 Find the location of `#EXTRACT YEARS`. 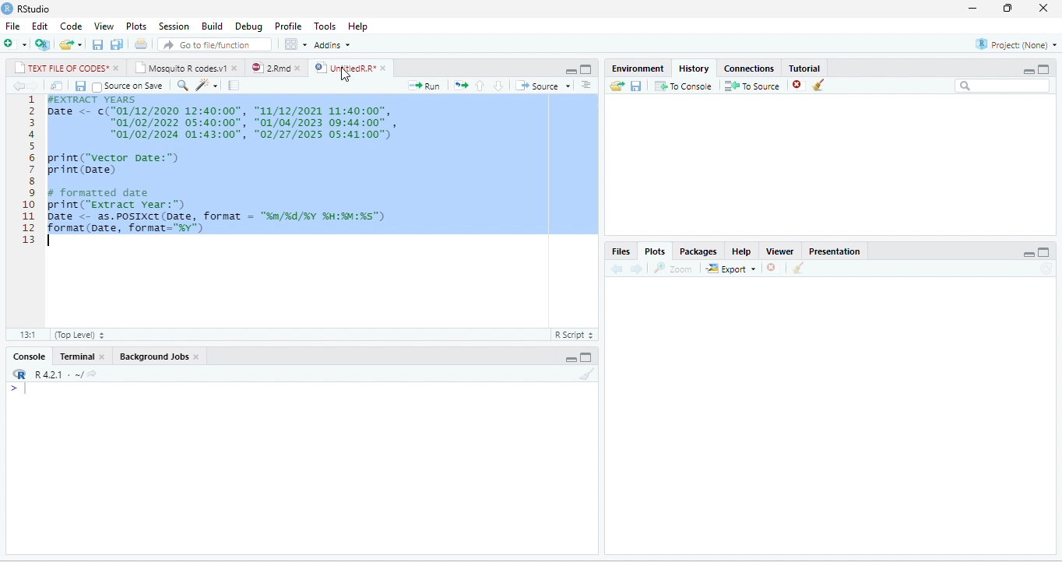

#EXTRACT YEARS is located at coordinates (90, 100).